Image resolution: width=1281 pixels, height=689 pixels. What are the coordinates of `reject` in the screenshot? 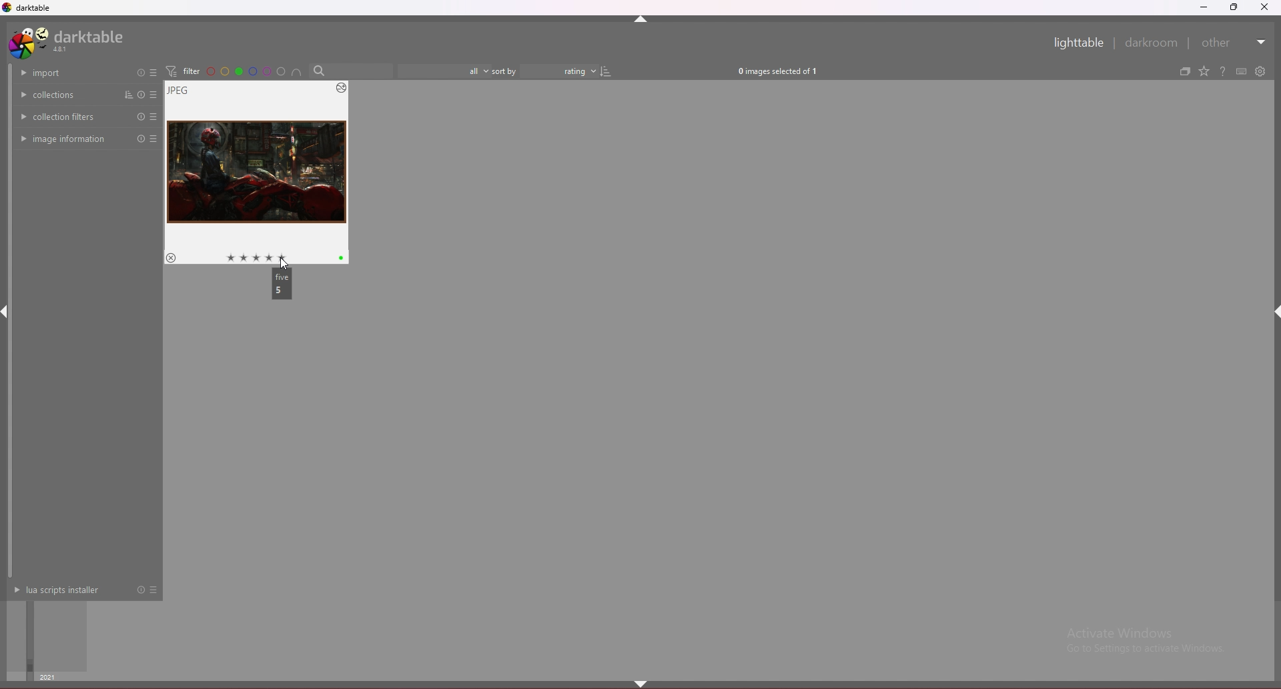 It's located at (171, 258).